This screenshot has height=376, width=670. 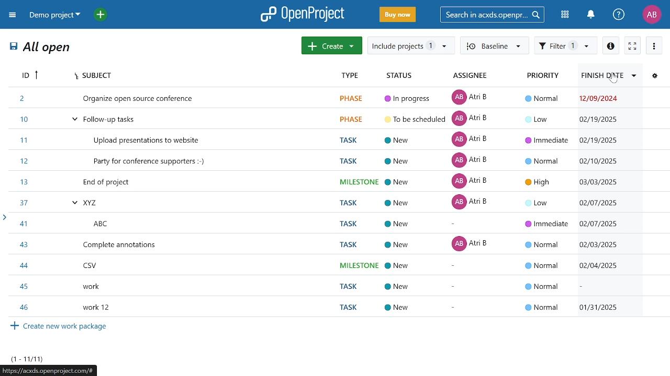 I want to click on task titled "work 12", so click(x=340, y=306).